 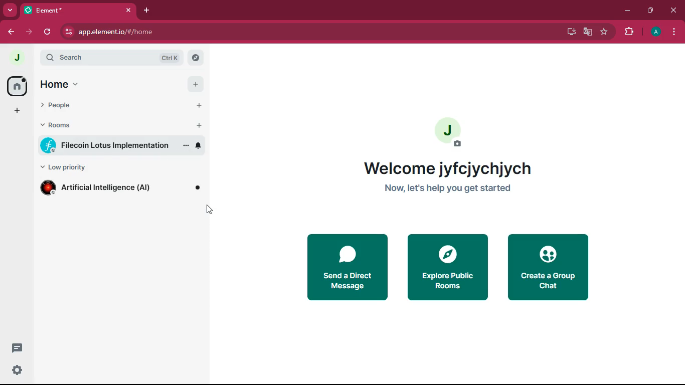 What do you see at coordinates (67, 107) in the screenshot?
I see `people` at bounding box center [67, 107].